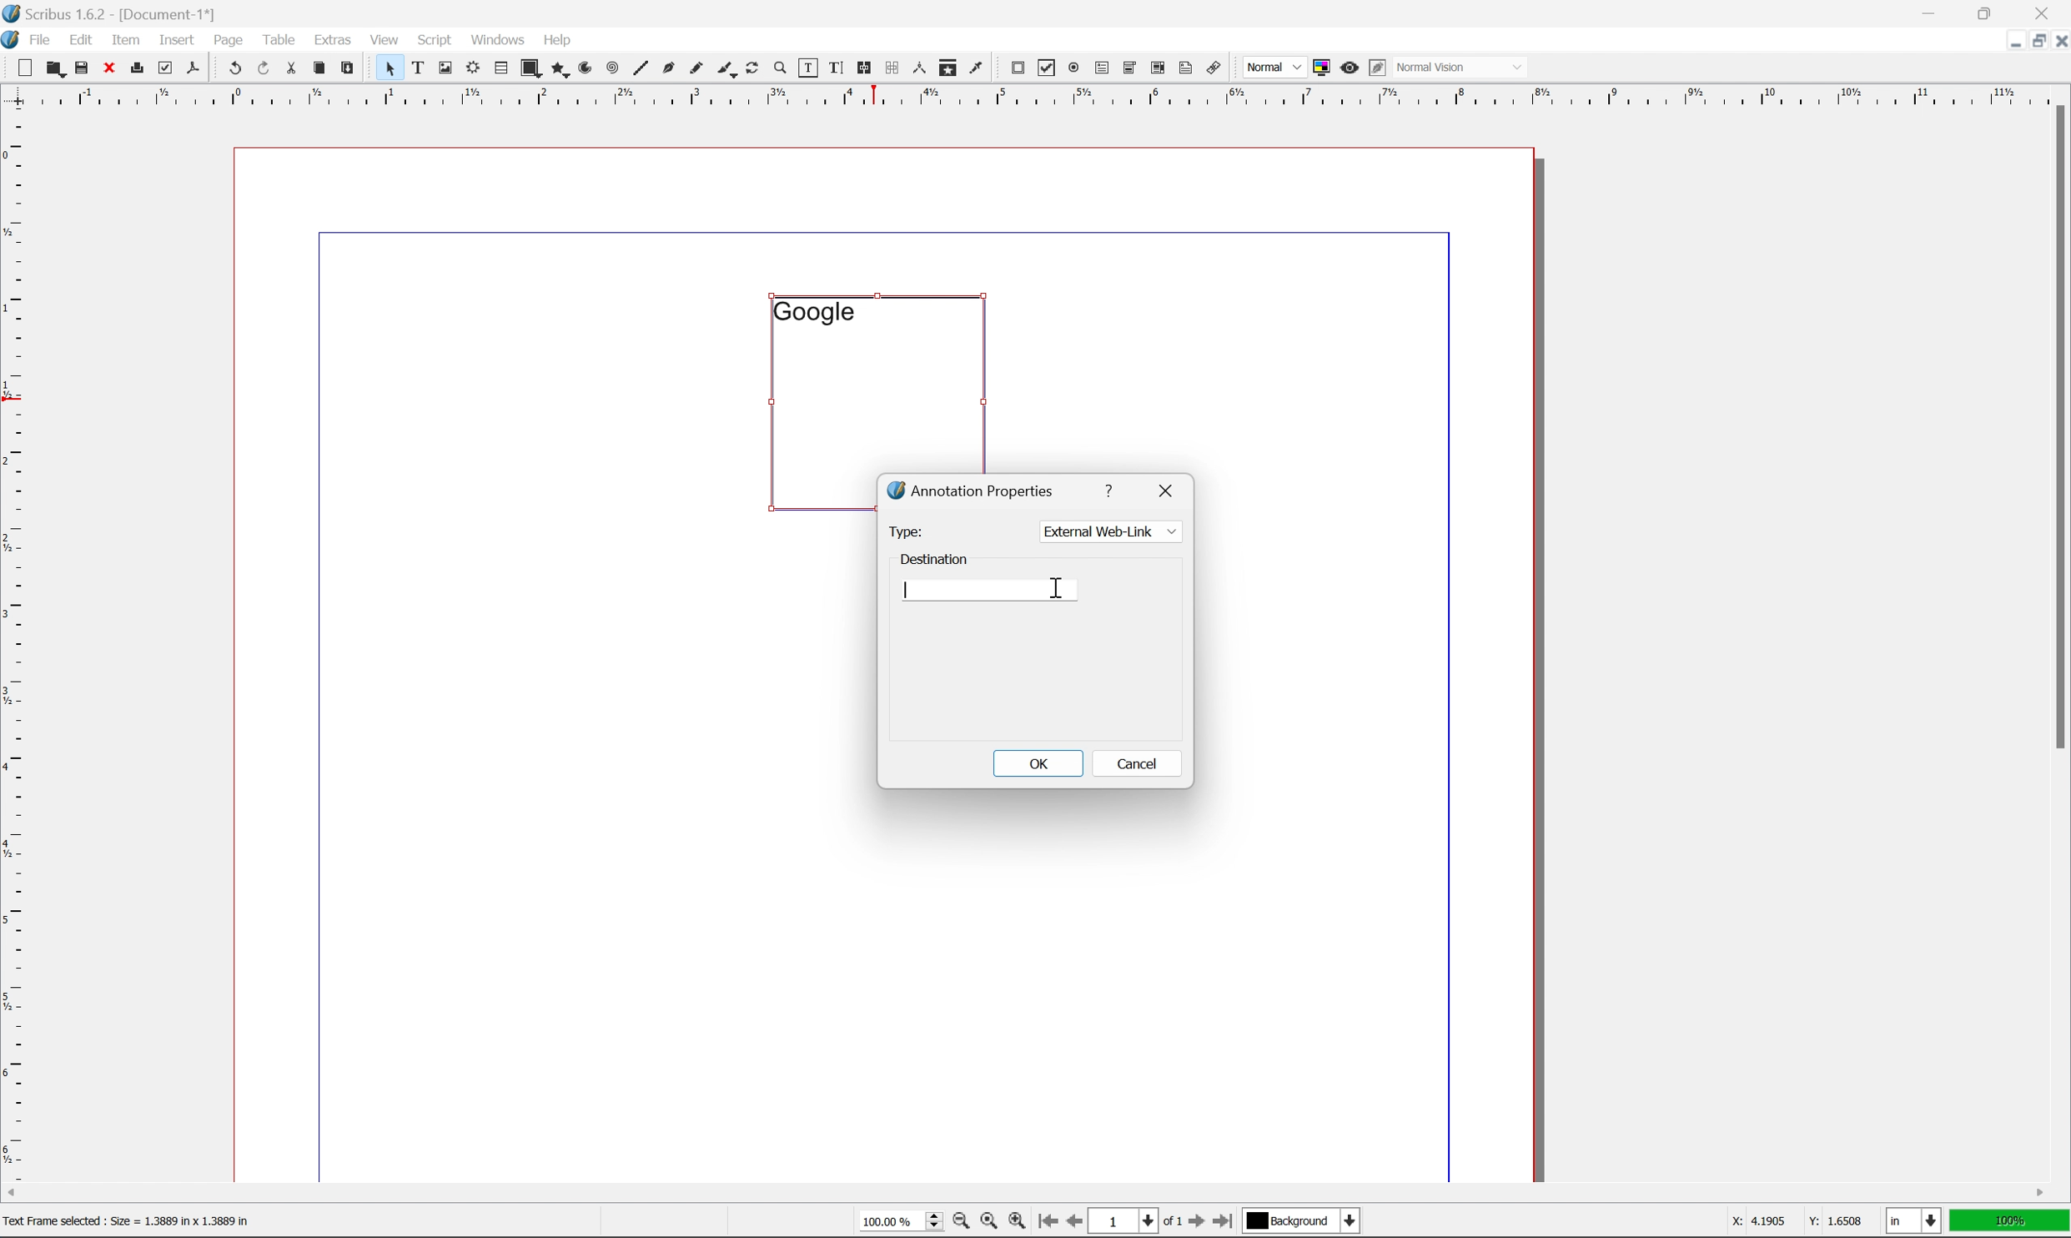 Image resolution: width=2071 pixels, height=1238 pixels. What do you see at coordinates (1043, 69) in the screenshot?
I see `pdf checkbox` at bounding box center [1043, 69].